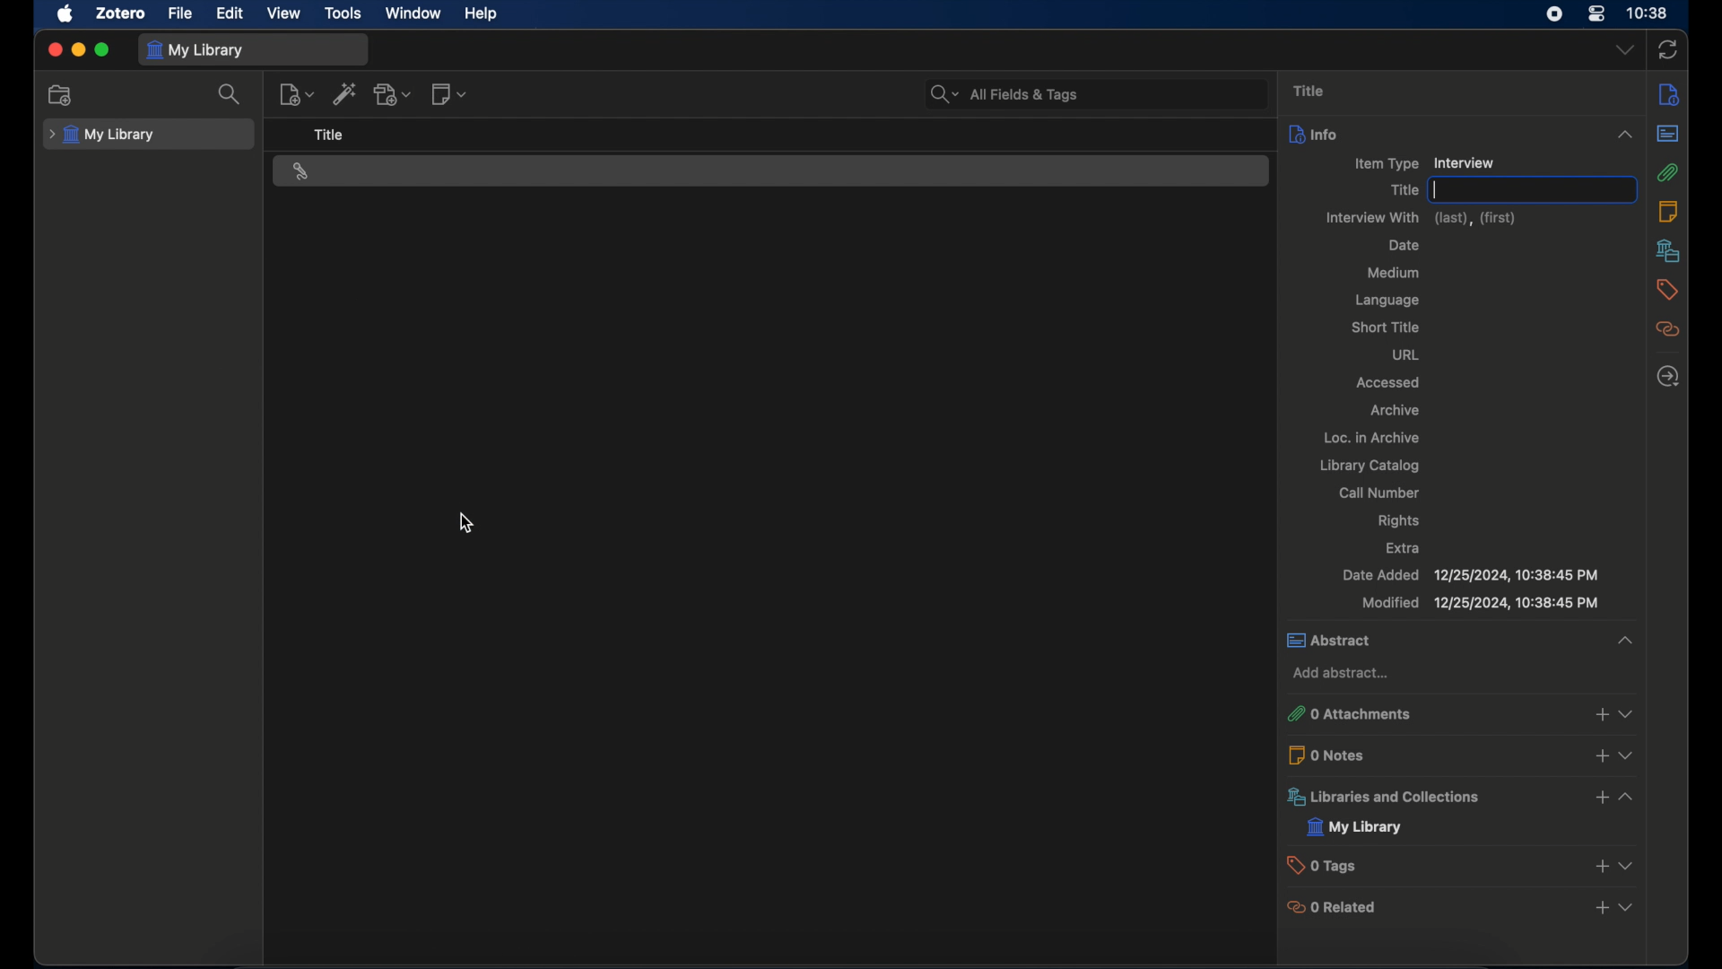  Describe the element at coordinates (1669, 95) in the screenshot. I see `info` at that location.